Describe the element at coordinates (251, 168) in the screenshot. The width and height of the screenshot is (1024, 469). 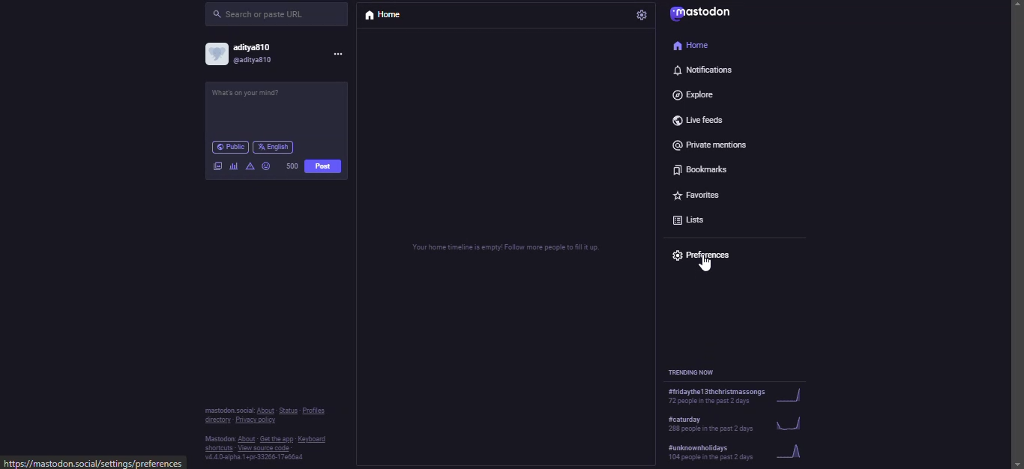
I see `advanced` at that location.